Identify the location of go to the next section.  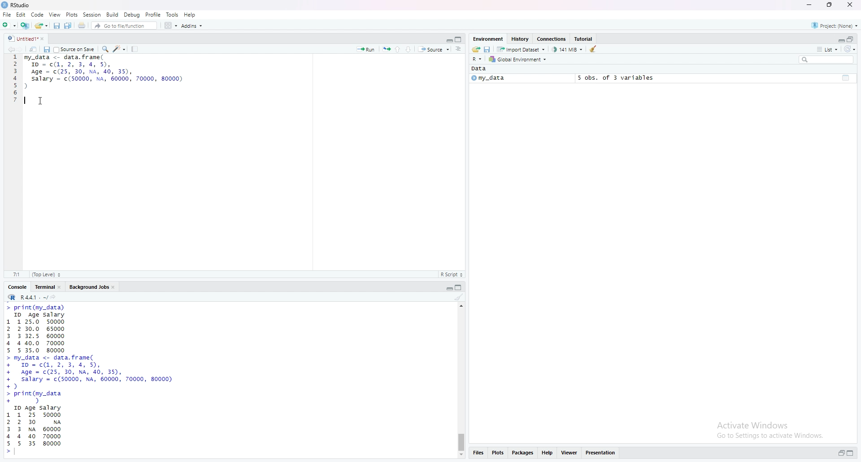
(411, 50).